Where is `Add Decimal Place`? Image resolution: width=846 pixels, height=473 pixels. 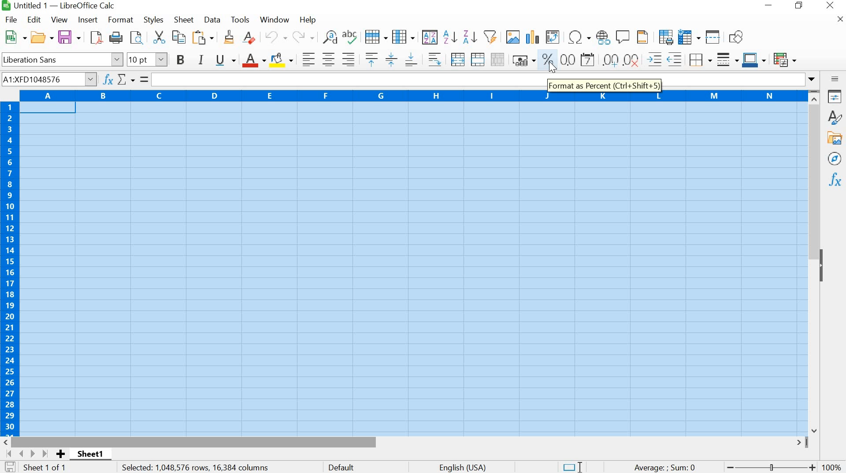
Add Decimal Place is located at coordinates (611, 59).